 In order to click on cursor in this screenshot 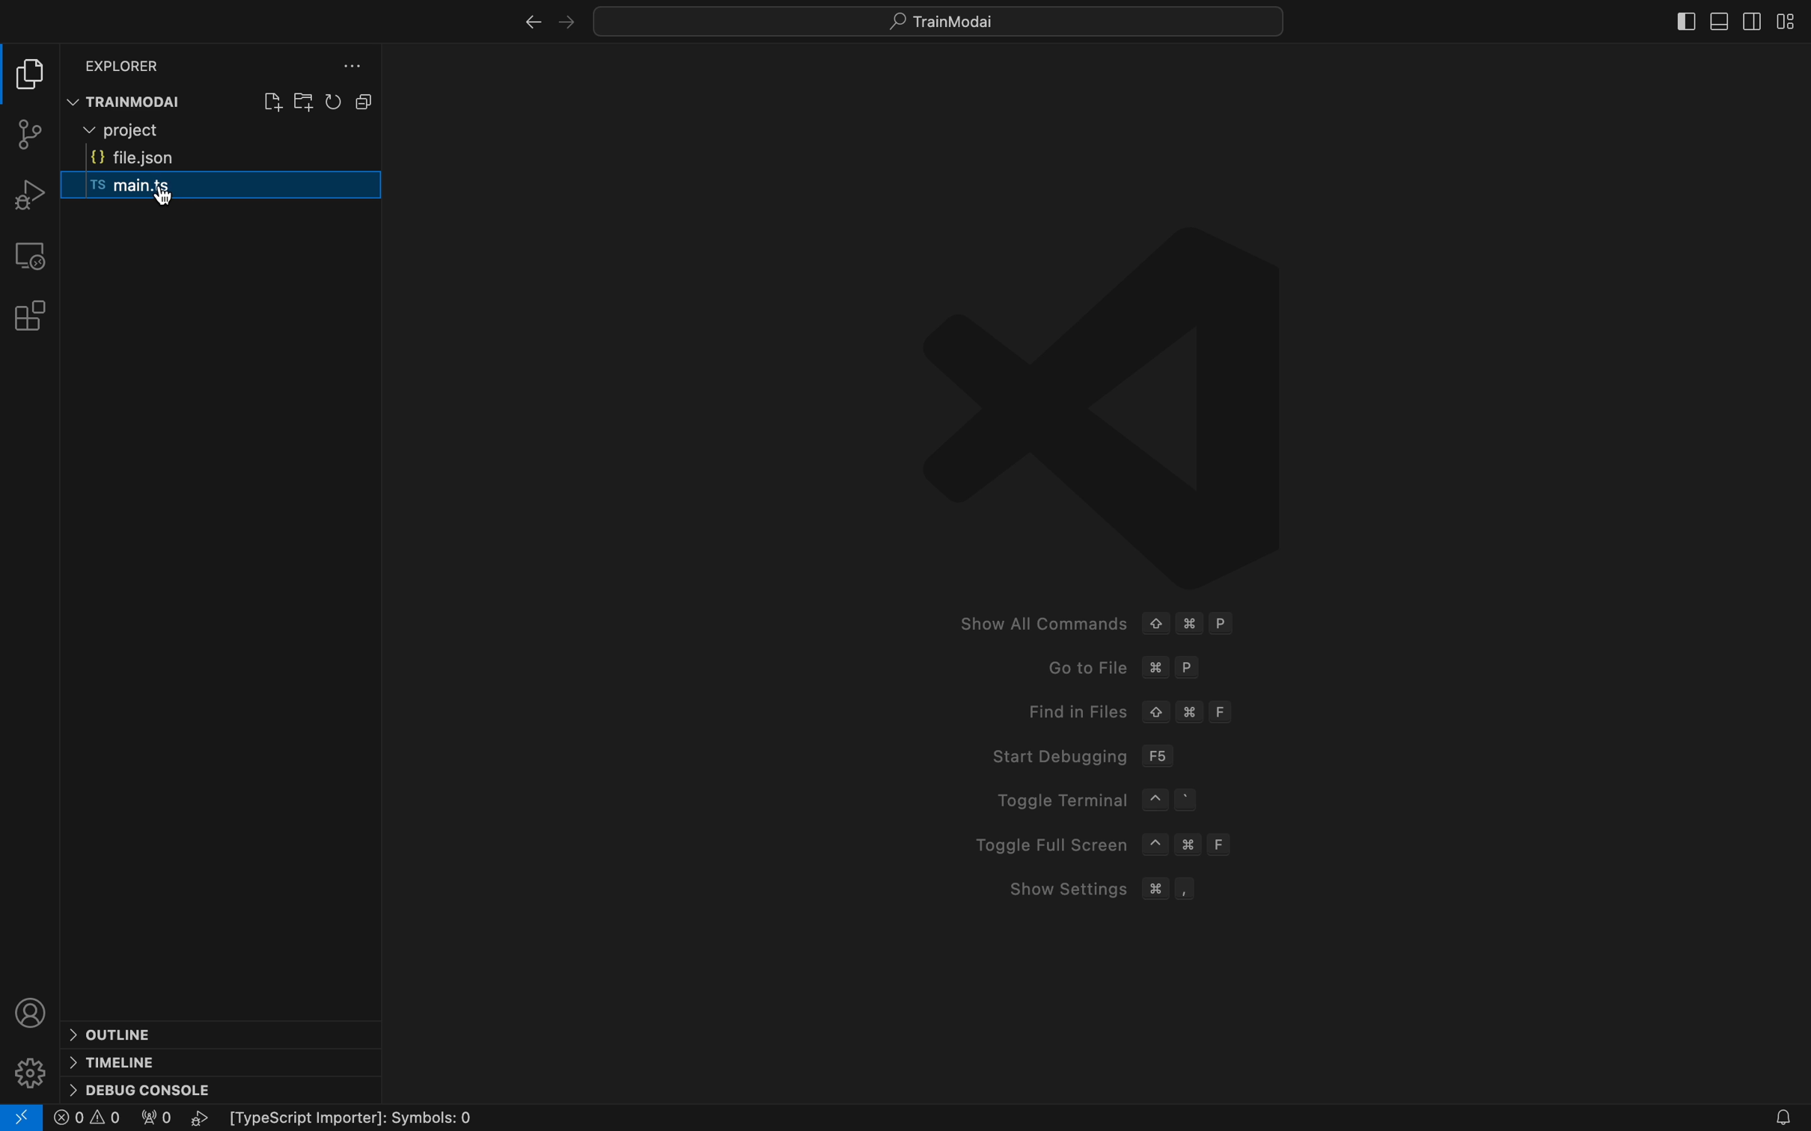, I will do `click(161, 200)`.